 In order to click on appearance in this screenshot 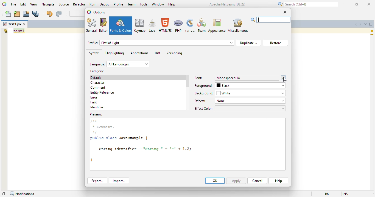, I will do `click(217, 25)`.